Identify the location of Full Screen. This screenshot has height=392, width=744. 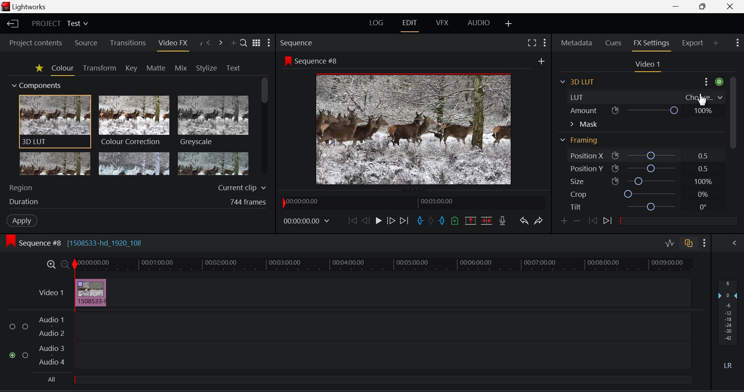
(532, 42).